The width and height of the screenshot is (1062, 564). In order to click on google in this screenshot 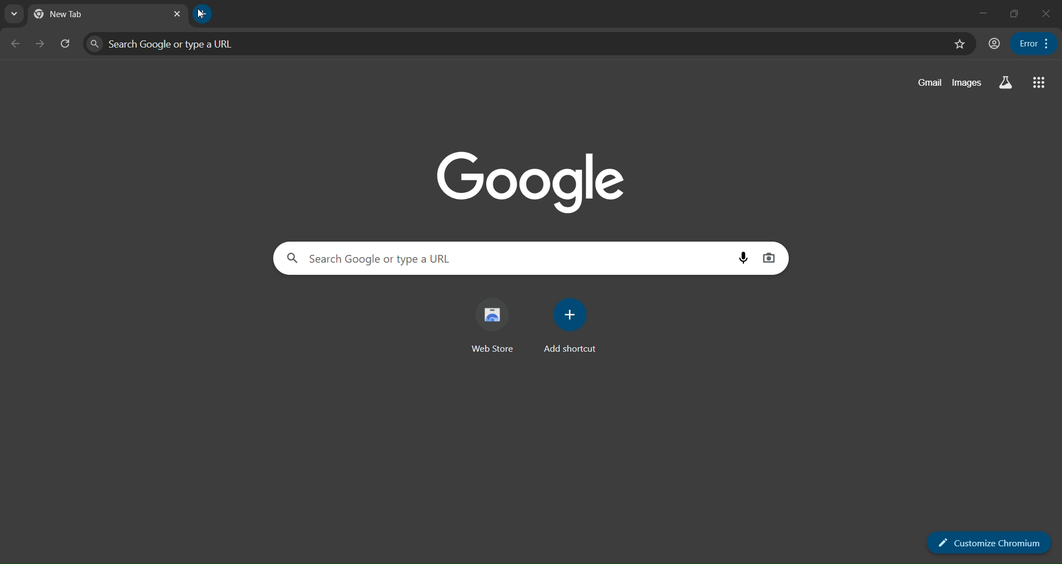, I will do `click(527, 177)`.